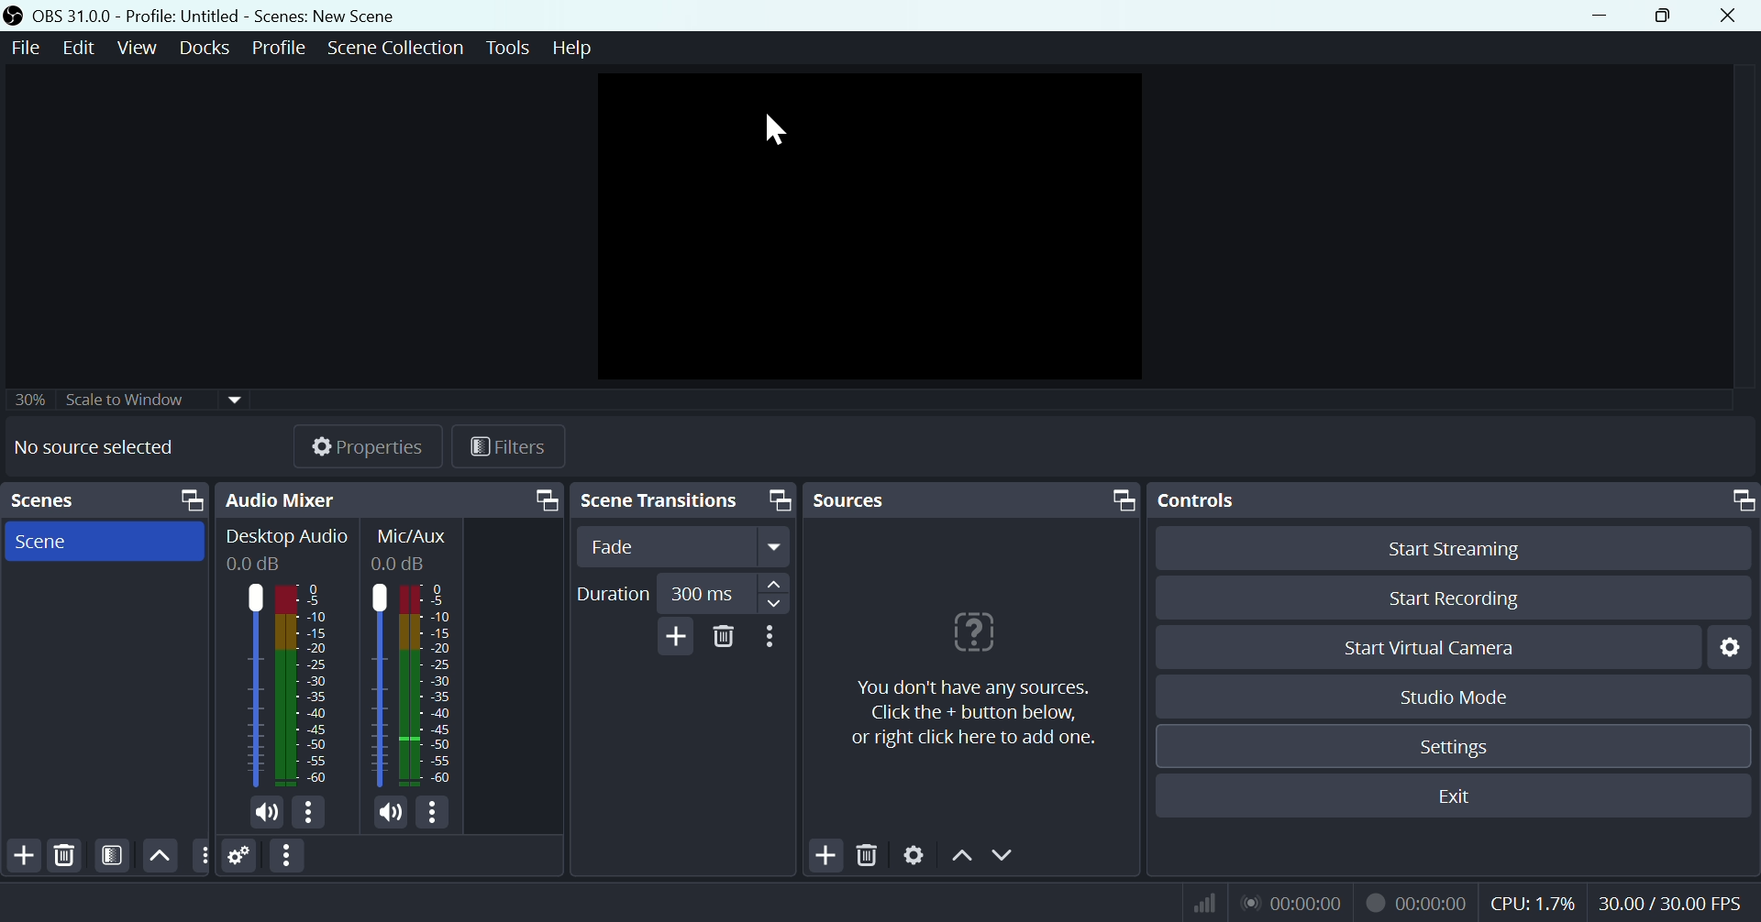 Image resolution: width=1761 pixels, height=922 pixels. What do you see at coordinates (958, 857) in the screenshot?
I see `Up` at bounding box center [958, 857].